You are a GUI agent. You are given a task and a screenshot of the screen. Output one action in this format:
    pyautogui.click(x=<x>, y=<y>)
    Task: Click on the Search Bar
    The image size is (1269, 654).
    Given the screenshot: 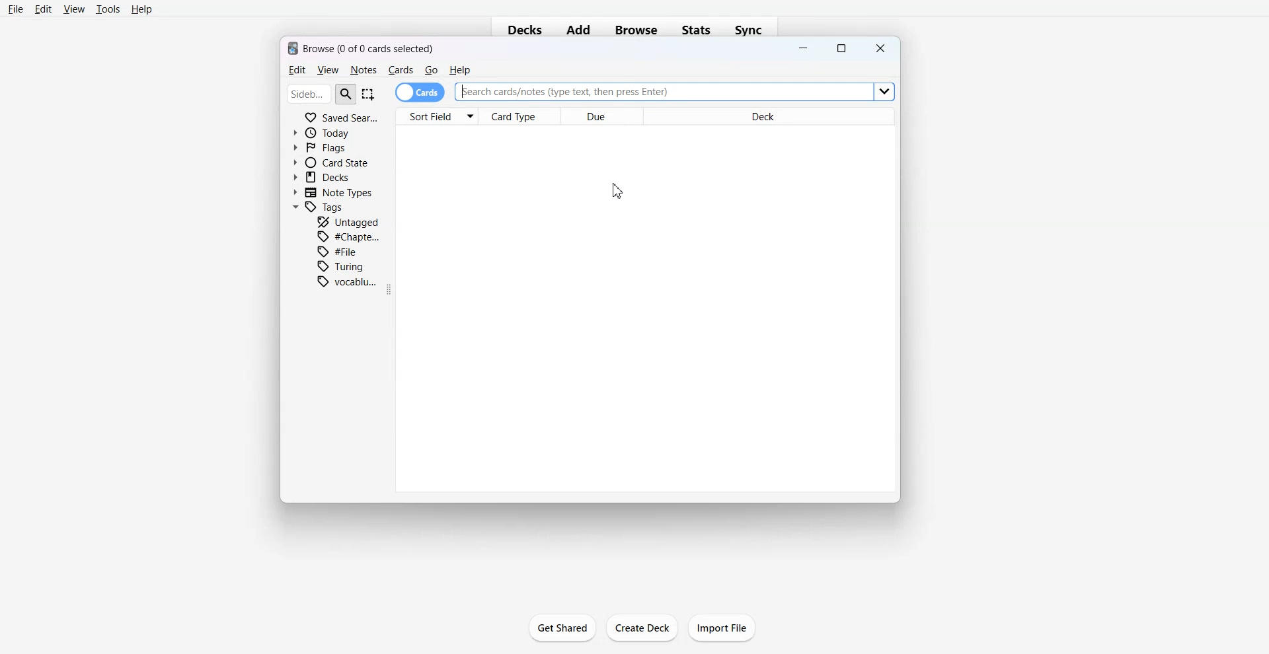 What is the action you would take?
    pyautogui.click(x=322, y=93)
    